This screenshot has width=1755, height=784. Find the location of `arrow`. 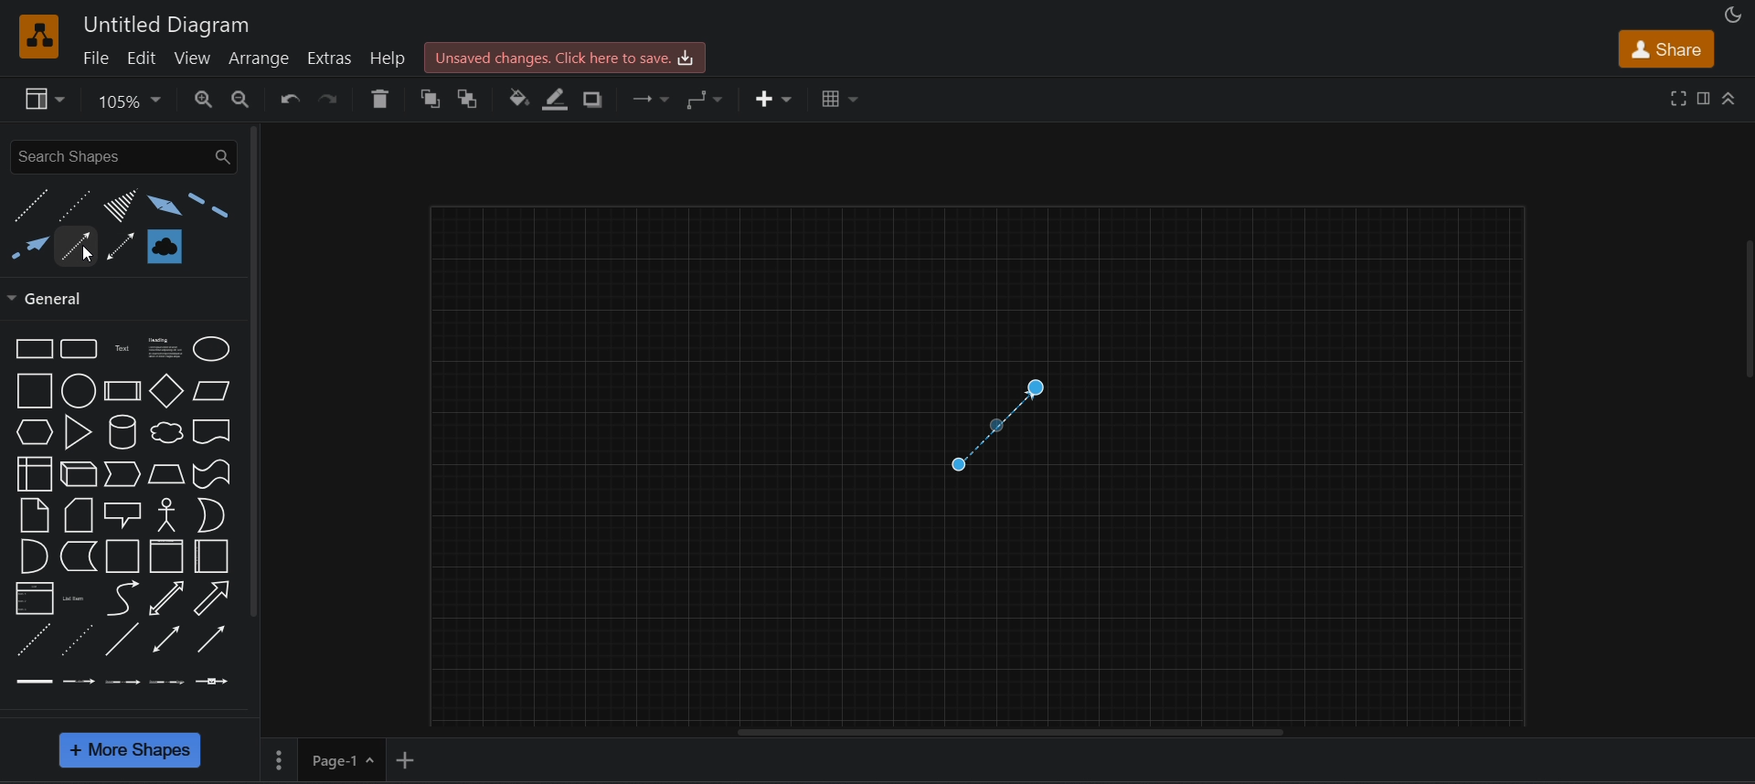

arrow is located at coordinates (77, 241).